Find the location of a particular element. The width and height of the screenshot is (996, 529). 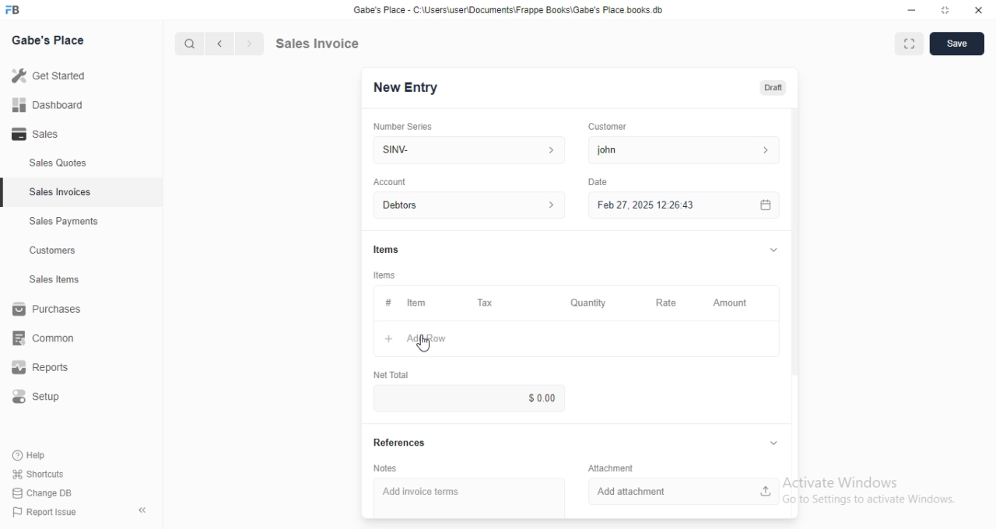

Get started is located at coordinates (51, 75).